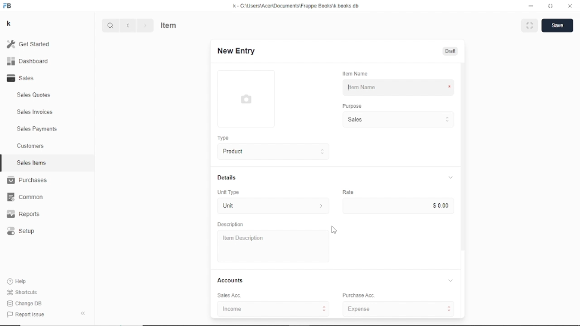  What do you see at coordinates (32, 44) in the screenshot?
I see `Get started` at bounding box center [32, 44].